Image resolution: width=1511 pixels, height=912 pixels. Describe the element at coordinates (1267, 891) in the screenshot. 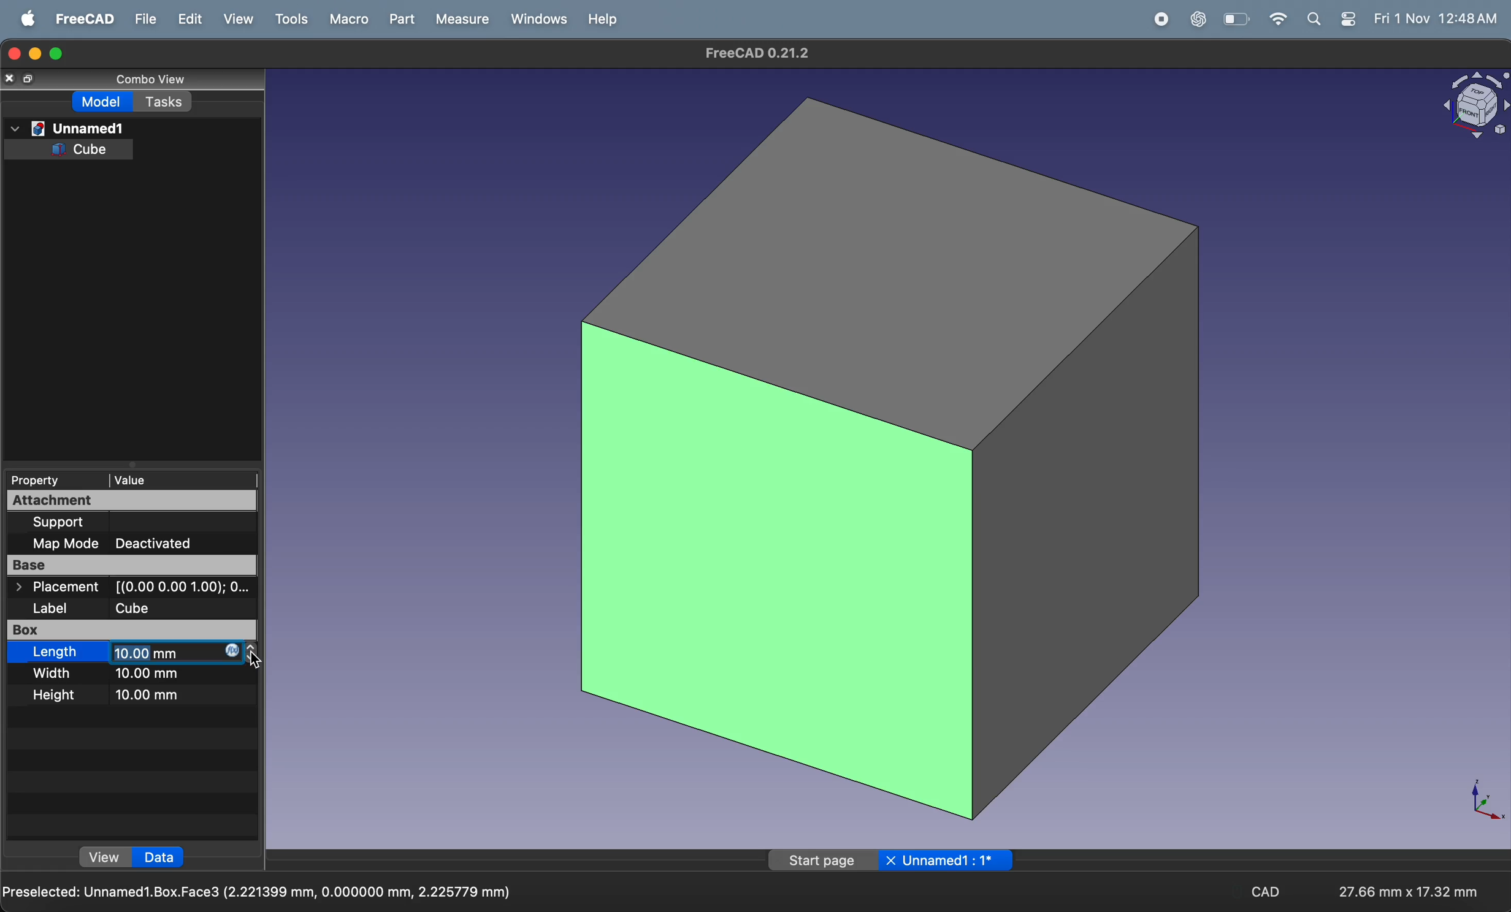

I see `CAD` at that location.